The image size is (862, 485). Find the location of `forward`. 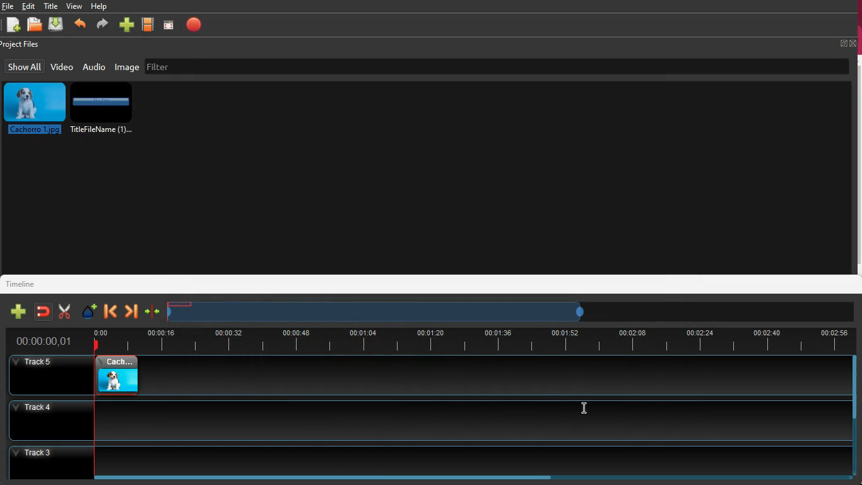

forward is located at coordinates (101, 26).